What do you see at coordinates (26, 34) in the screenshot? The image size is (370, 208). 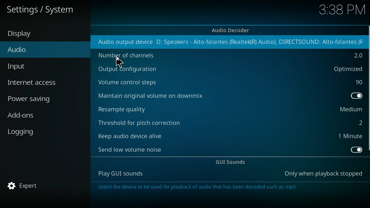 I see `display` at bounding box center [26, 34].